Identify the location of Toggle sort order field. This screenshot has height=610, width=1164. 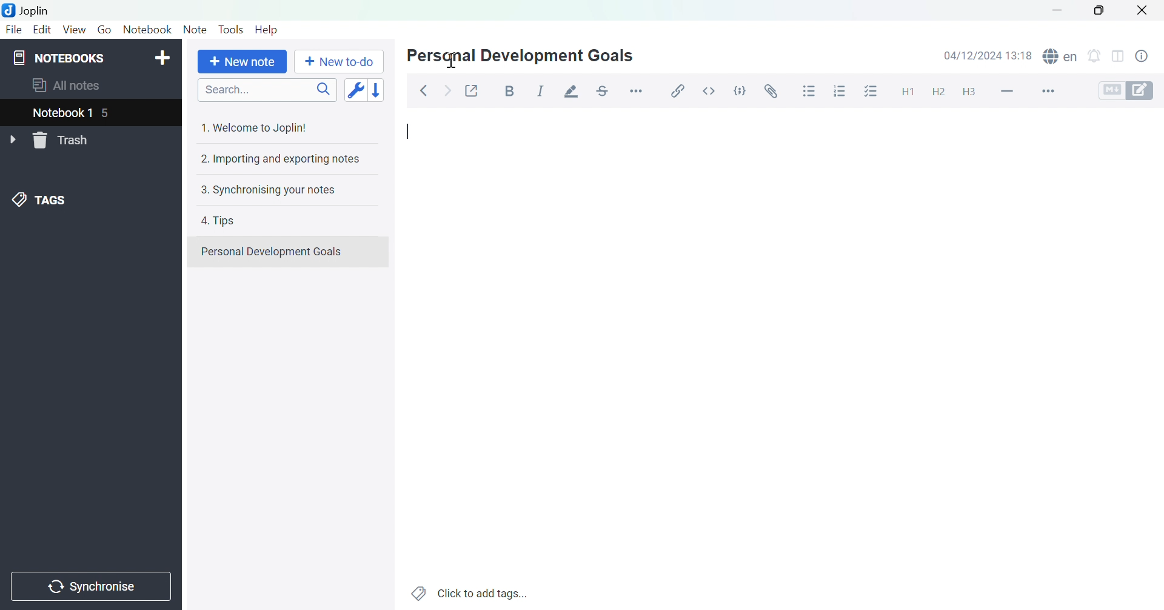
(354, 89).